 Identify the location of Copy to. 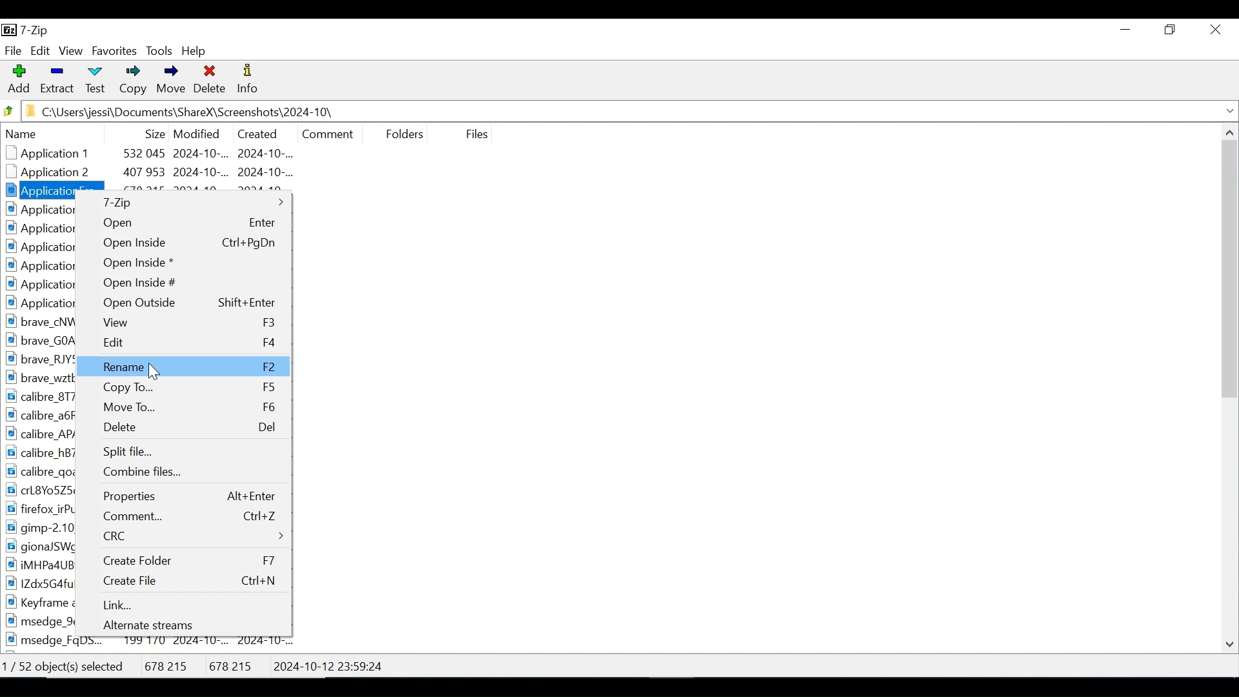
(181, 387).